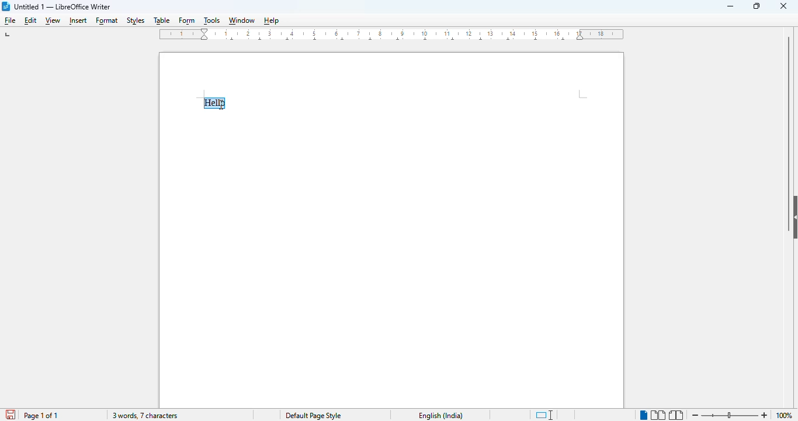 The width and height of the screenshot is (798, 421). I want to click on edit, so click(31, 20).